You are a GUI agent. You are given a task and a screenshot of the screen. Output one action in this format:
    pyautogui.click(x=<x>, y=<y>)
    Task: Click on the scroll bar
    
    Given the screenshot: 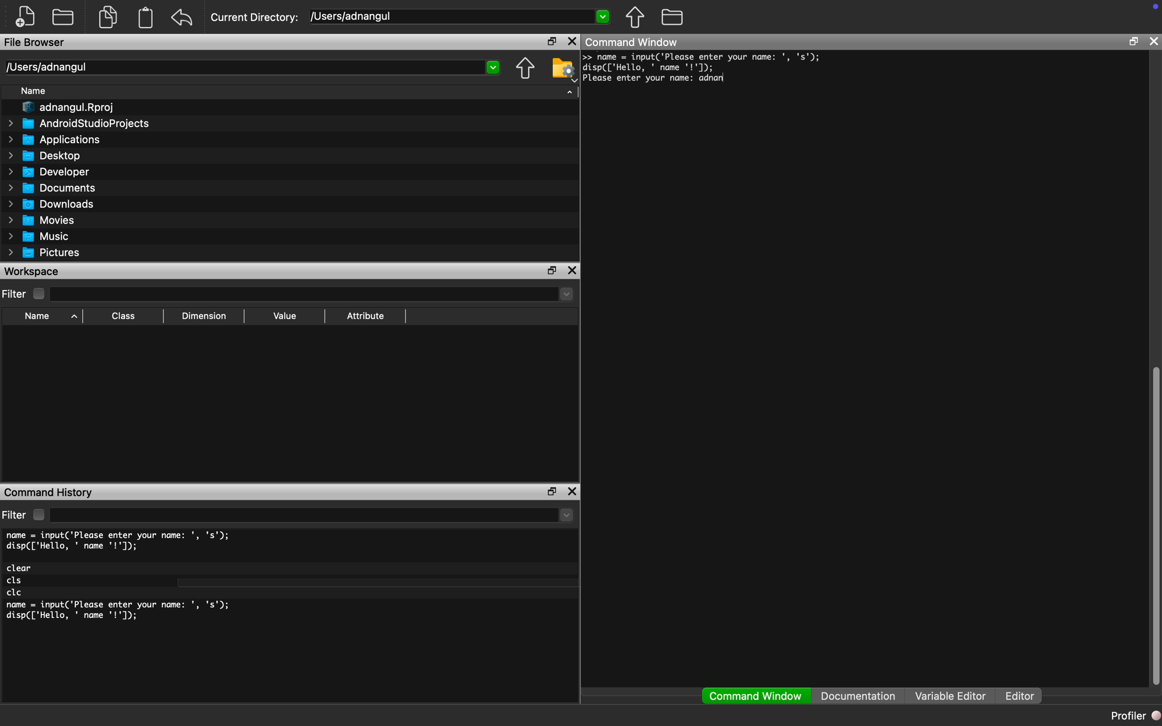 What is the action you would take?
    pyautogui.click(x=1154, y=522)
    